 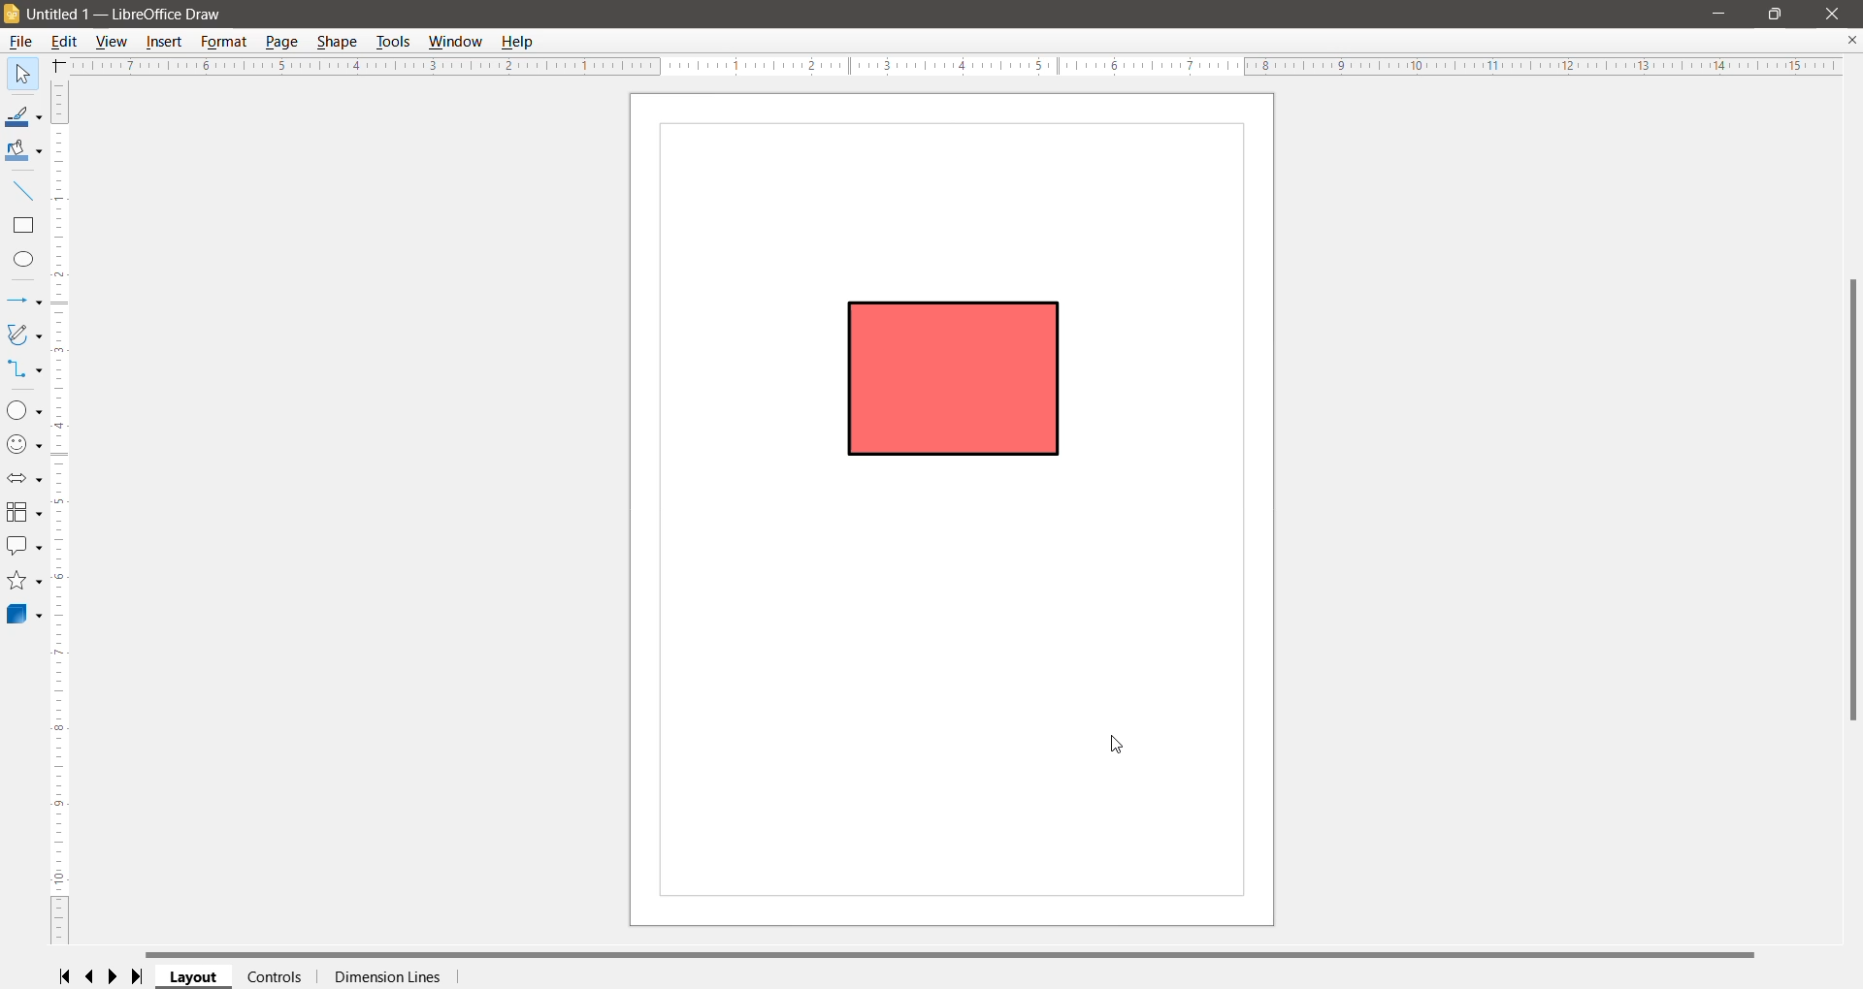 What do you see at coordinates (1120, 745) in the screenshot?
I see `Cursor` at bounding box center [1120, 745].